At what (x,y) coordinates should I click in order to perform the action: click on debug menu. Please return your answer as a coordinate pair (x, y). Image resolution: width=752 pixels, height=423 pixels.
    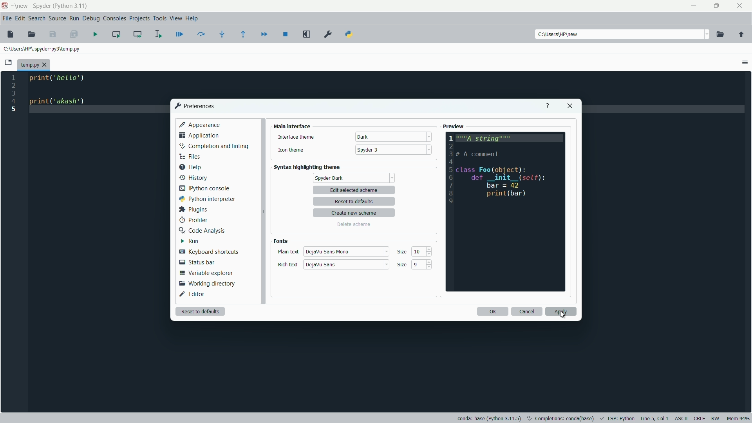
    Looking at the image, I should click on (91, 18).